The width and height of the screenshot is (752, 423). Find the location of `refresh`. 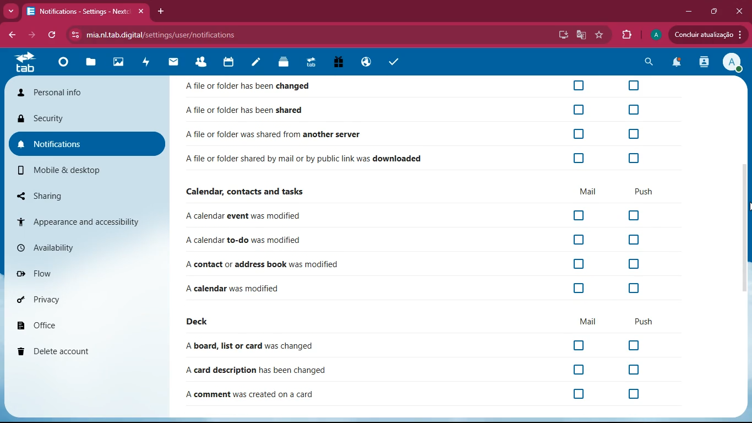

refresh is located at coordinates (54, 35).